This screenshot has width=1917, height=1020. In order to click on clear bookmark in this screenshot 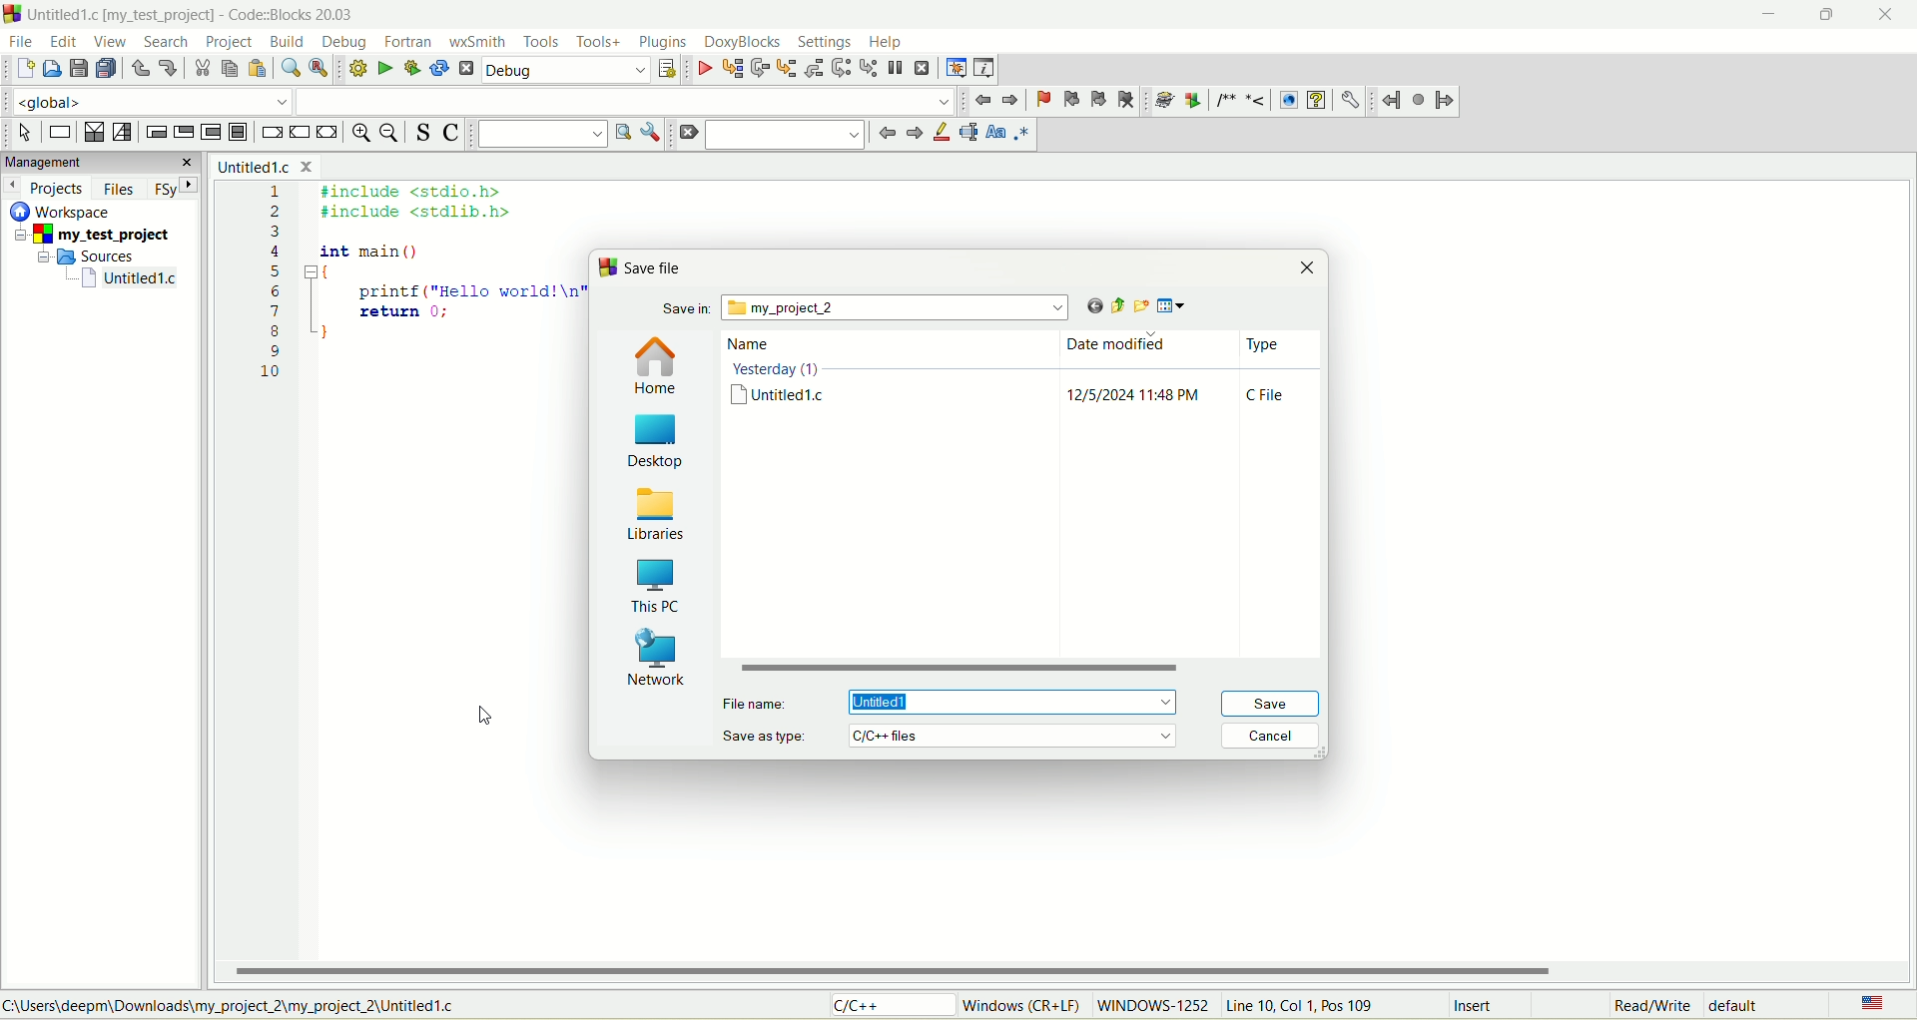, I will do `click(1128, 99)`.